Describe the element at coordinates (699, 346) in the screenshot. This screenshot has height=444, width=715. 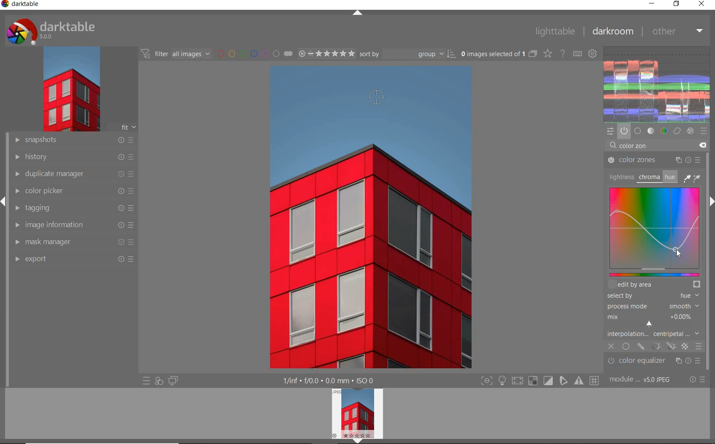
I see `BLENDING OPTIONS` at that location.